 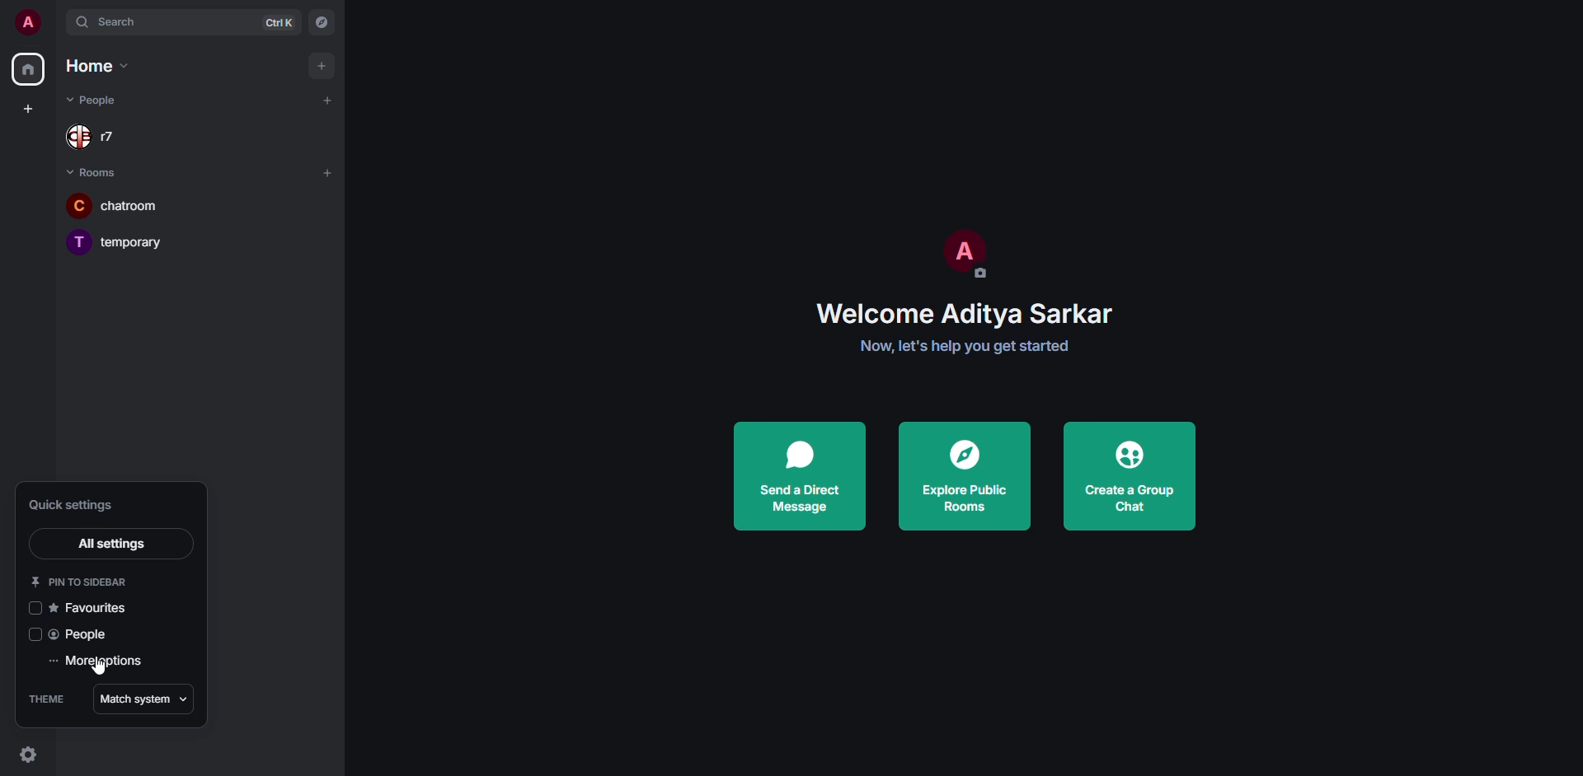 What do you see at coordinates (125, 23) in the screenshot?
I see `search` at bounding box center [125, 23].